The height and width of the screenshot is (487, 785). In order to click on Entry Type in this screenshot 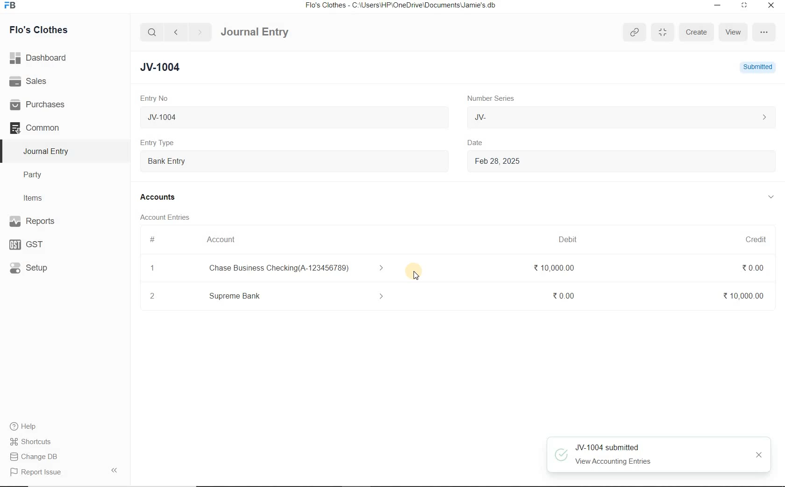, I will do `click(293, 160)`.